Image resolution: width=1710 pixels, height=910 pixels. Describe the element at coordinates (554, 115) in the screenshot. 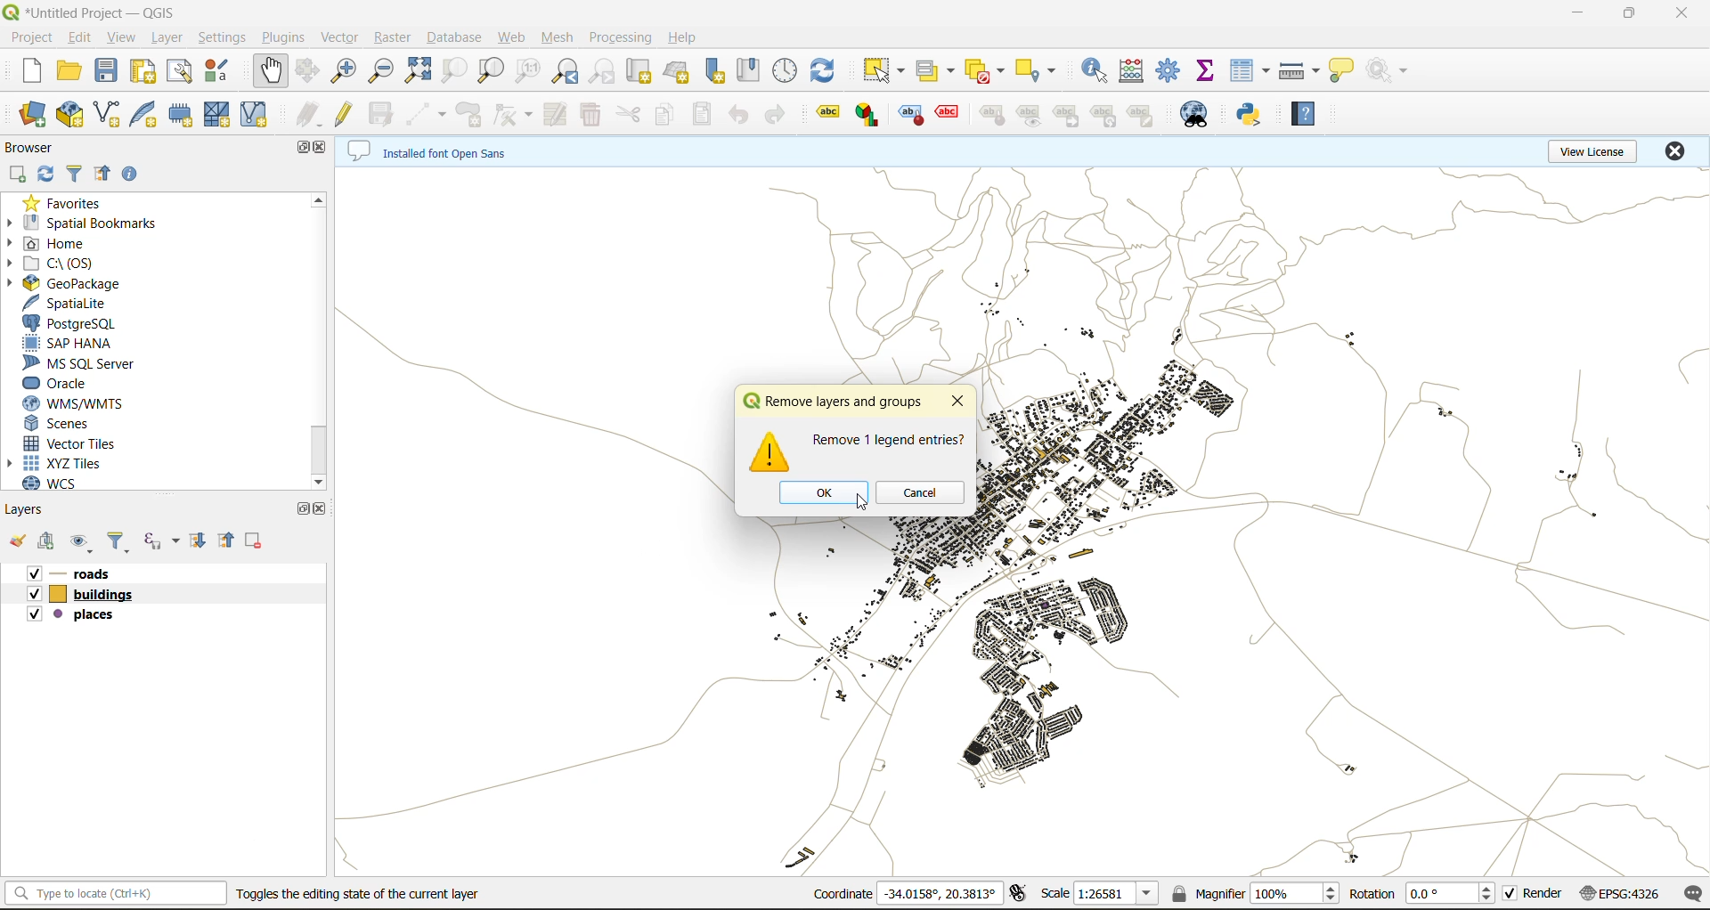

I see `modify` at that location.